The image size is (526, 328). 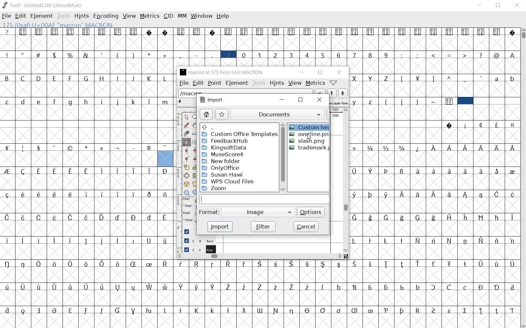 What do you see at coordinates (315, 83) in the screenshot?
I see `metrics` at bounding box center [315, 83].